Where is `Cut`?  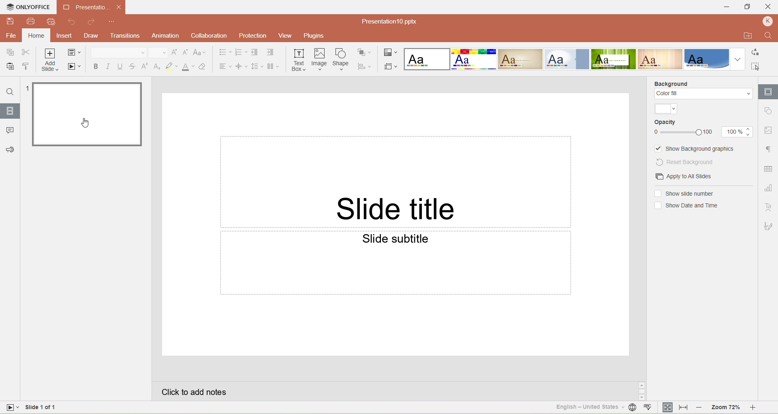 Cut is located at coordinates (26, 52).